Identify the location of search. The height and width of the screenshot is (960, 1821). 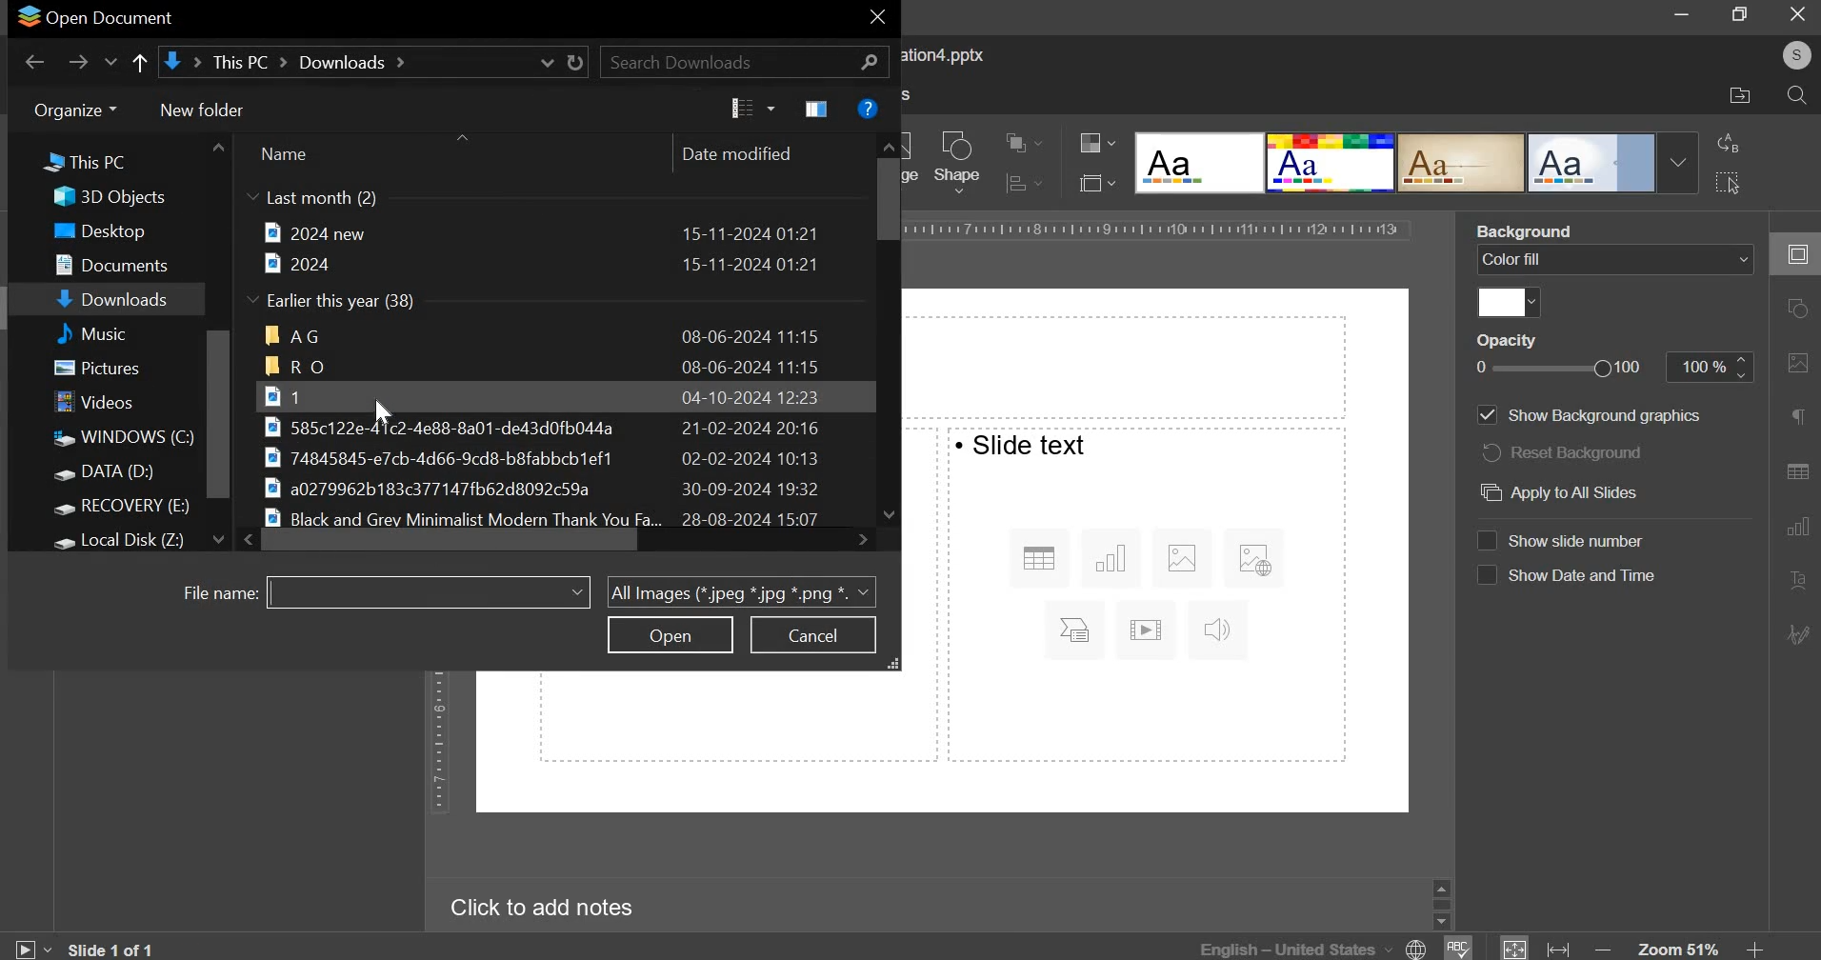
(1796, 97).